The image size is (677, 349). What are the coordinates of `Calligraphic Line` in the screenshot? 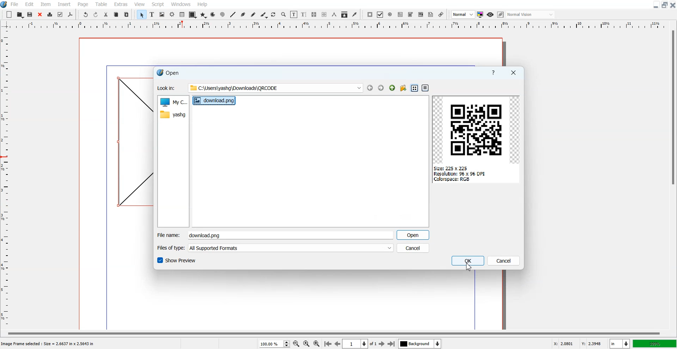 It's located at (263, 15).